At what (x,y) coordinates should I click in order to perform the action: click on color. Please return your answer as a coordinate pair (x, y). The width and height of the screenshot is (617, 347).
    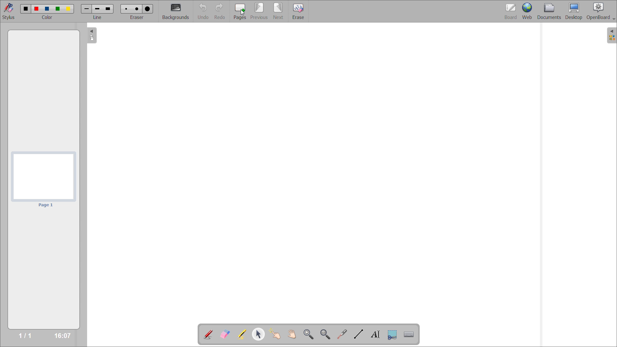
    Looking at the image, I should click on (48, 12).